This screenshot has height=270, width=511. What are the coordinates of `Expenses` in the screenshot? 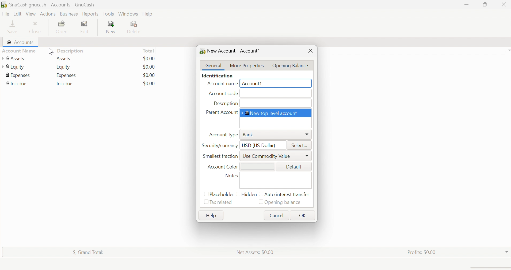 It's located at (18, 76).